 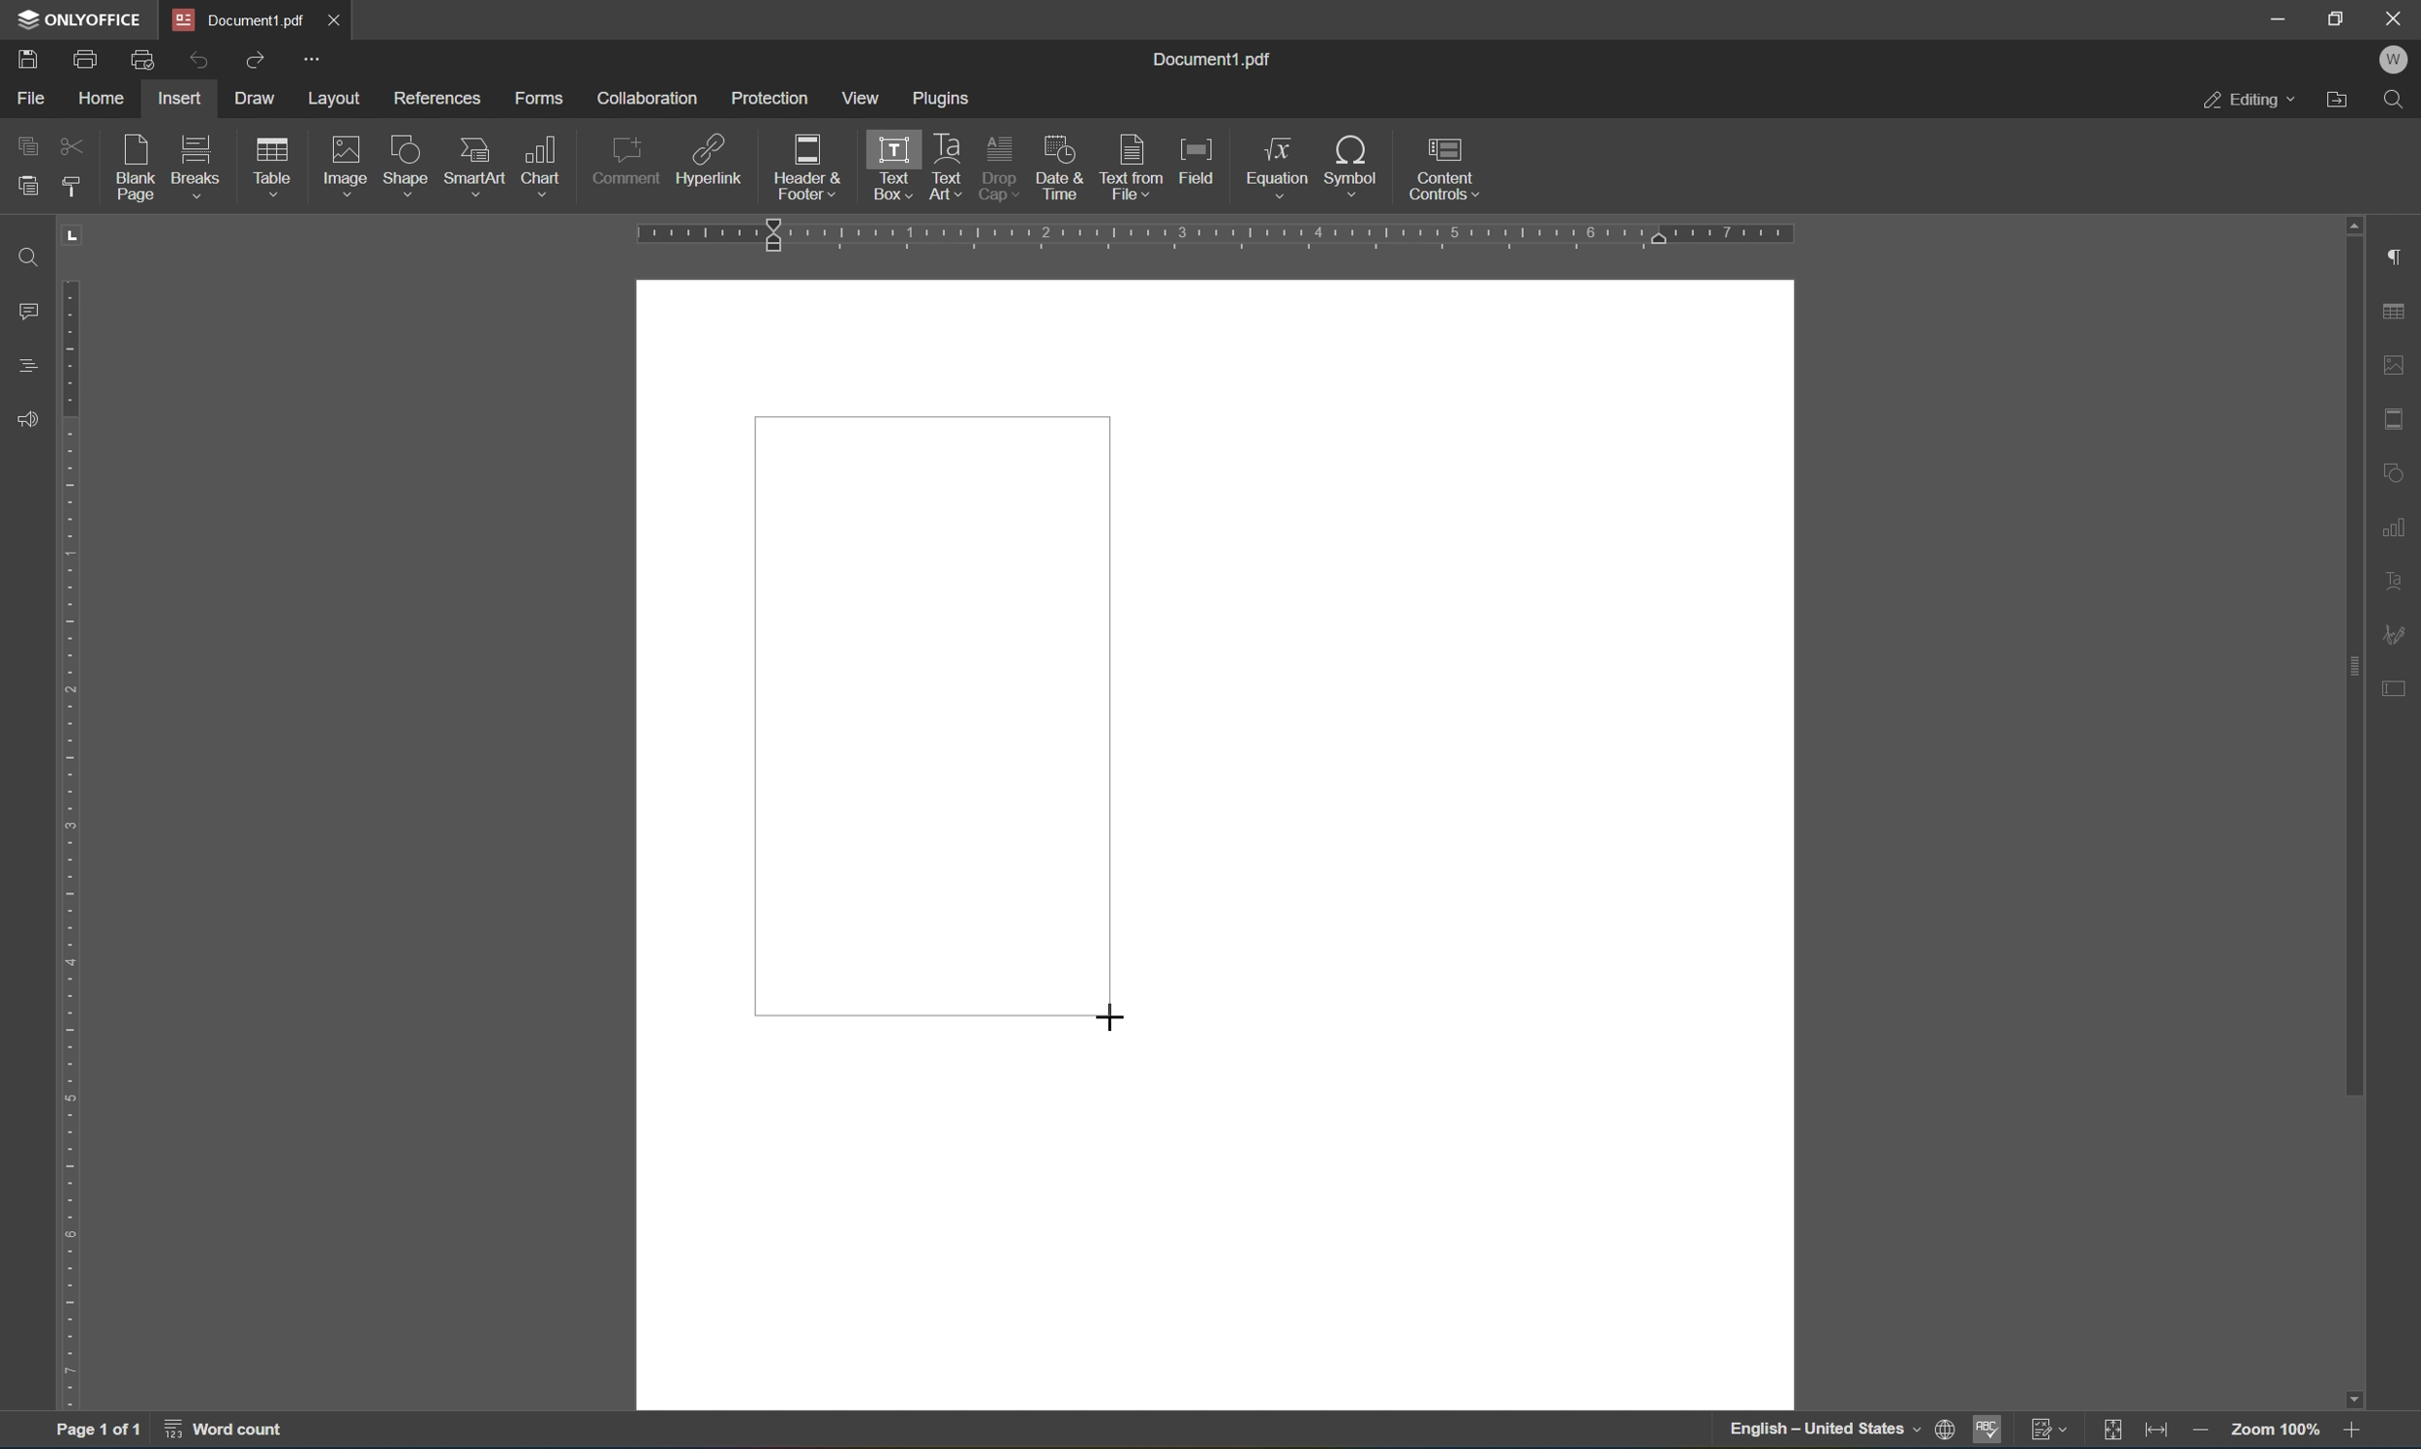 I want to click on scroll down, so click(x=2353, y=1399).